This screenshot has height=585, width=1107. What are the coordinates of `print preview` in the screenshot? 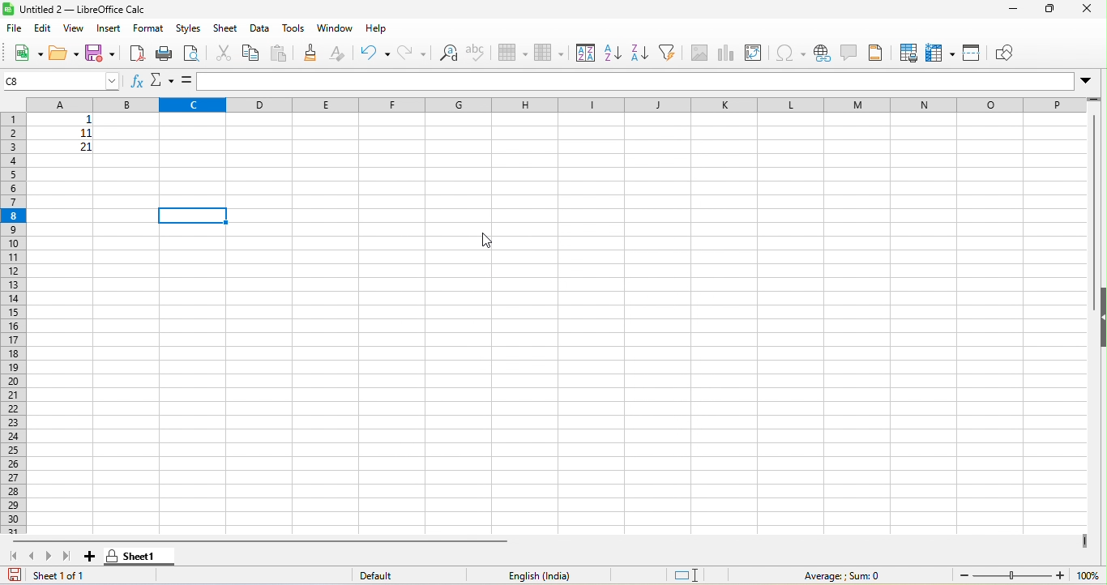 It's located at (191, 53).